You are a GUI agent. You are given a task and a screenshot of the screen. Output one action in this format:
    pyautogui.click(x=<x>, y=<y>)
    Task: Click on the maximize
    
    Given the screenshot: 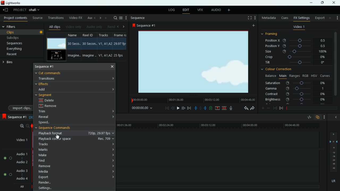 What is the action you would take?
    pyautogui.click(x=322, y=3)
    